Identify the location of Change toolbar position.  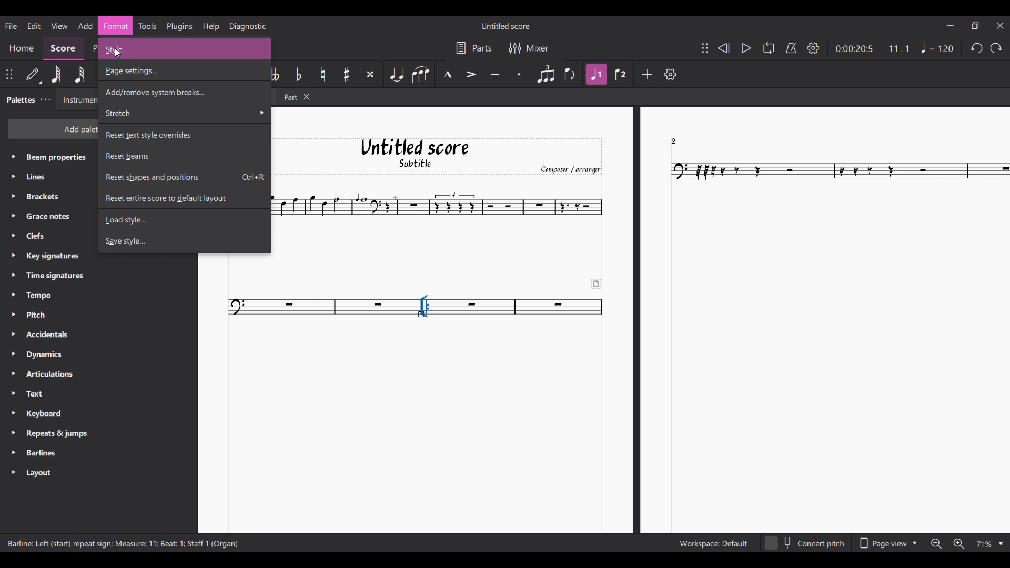
(9, 75).